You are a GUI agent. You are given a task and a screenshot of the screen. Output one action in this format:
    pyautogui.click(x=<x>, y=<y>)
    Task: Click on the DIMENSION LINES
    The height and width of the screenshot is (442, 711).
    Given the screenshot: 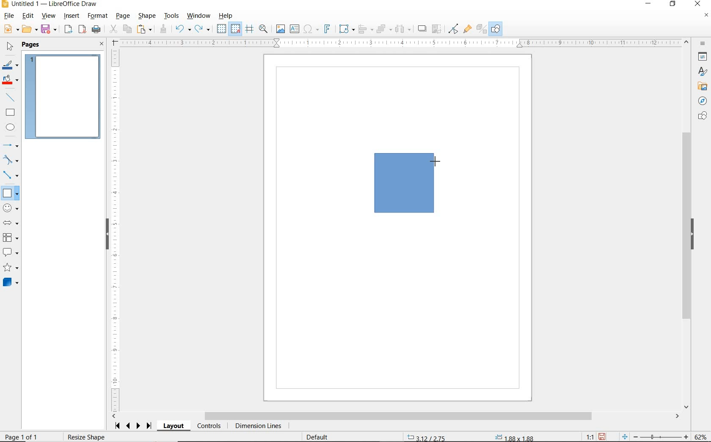 What is the action you would take?
    pyautogui.click(x=258, y=426)
    